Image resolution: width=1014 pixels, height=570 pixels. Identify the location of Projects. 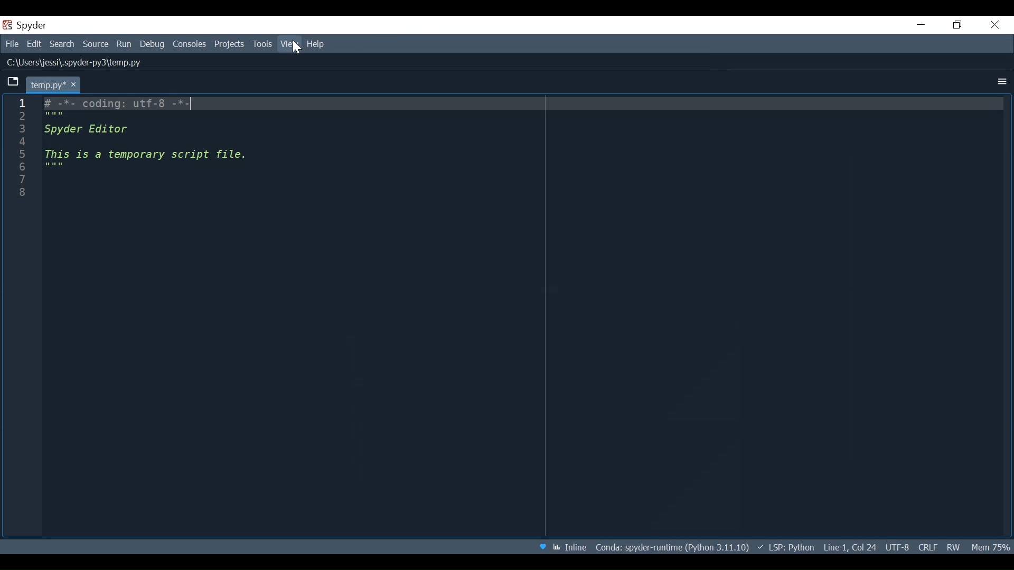
(229, 45).